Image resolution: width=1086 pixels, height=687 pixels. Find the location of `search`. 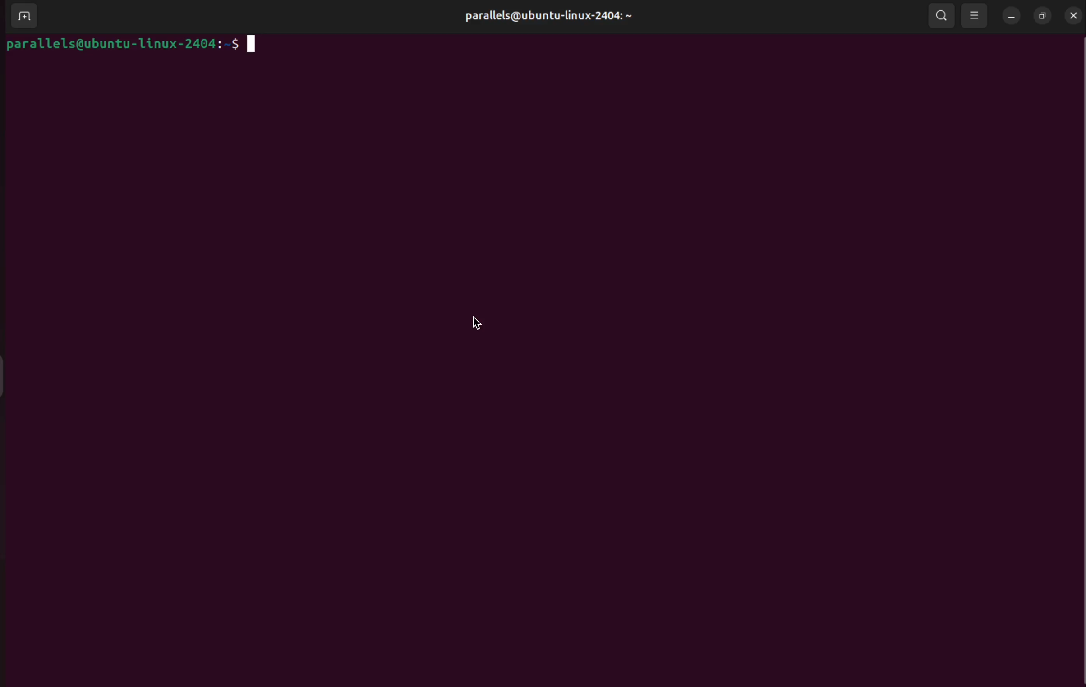

search is located at coordinates (942, 17).